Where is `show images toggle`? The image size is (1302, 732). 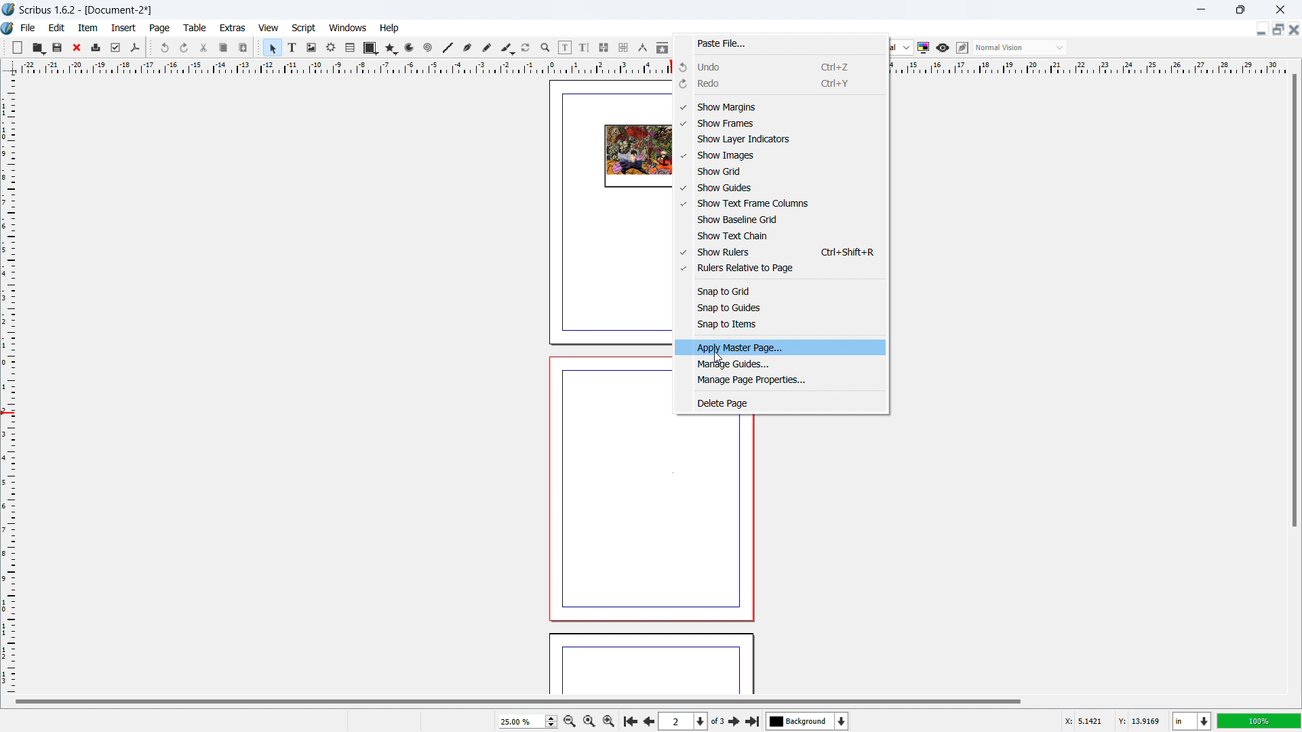 show images toggle is located at coordinates (780, 156).